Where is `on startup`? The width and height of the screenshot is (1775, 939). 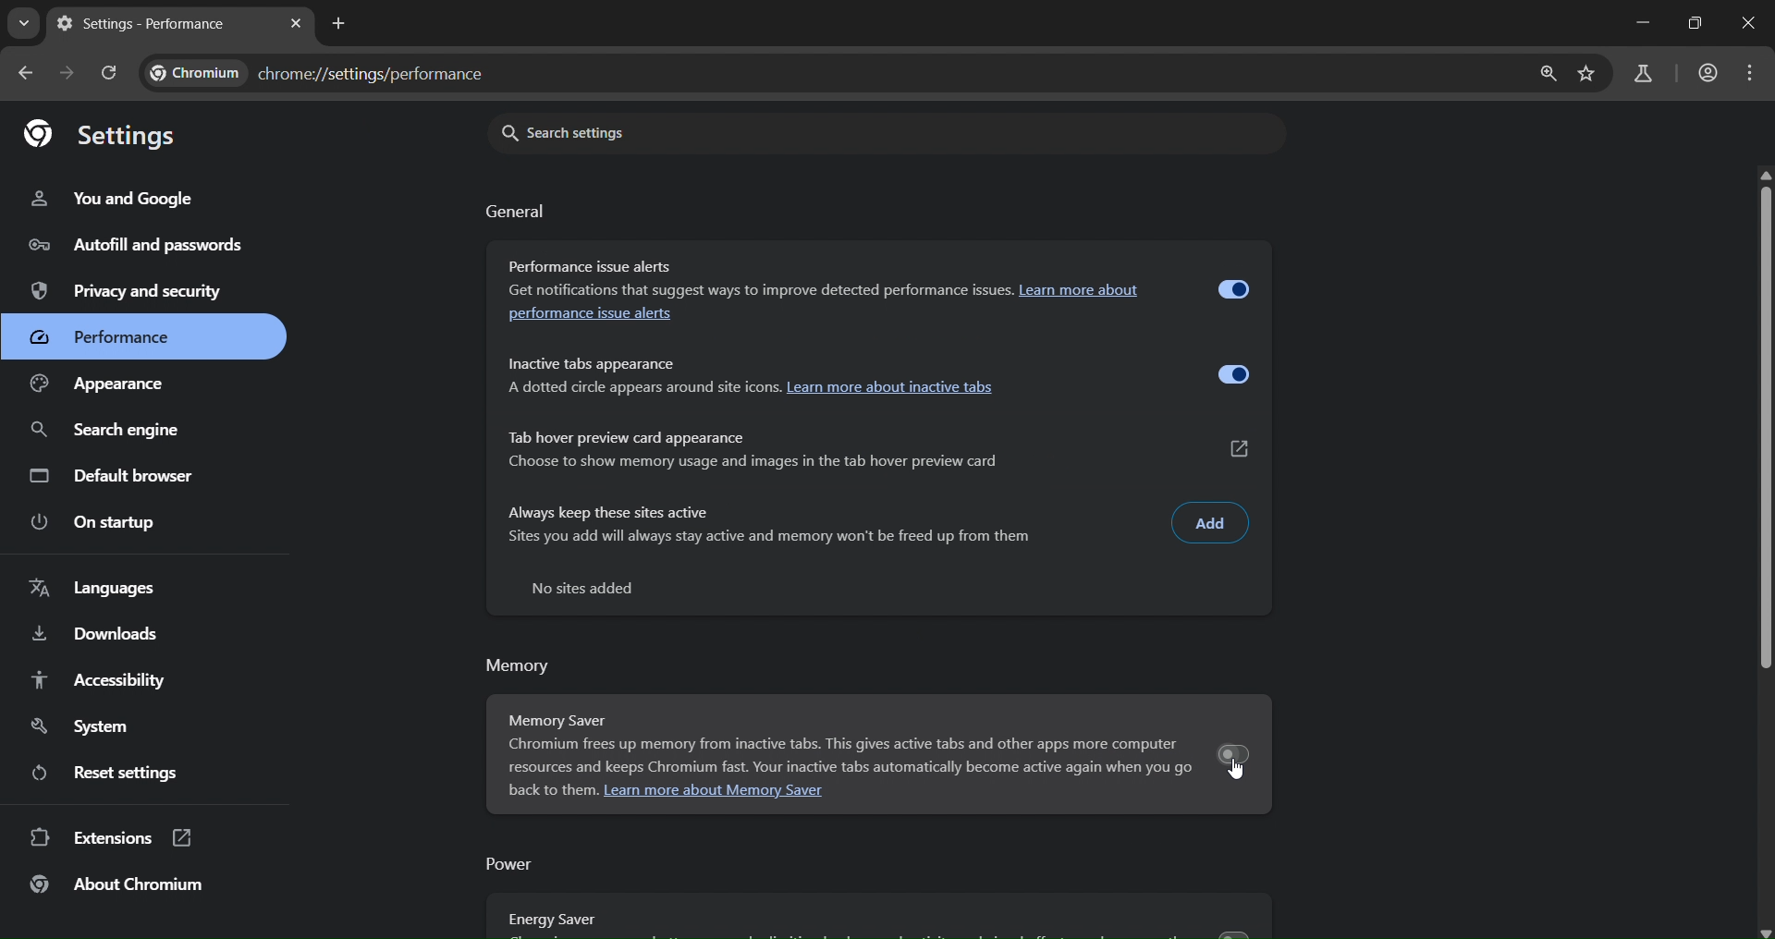 on startup is located at coordinates (95, 519).